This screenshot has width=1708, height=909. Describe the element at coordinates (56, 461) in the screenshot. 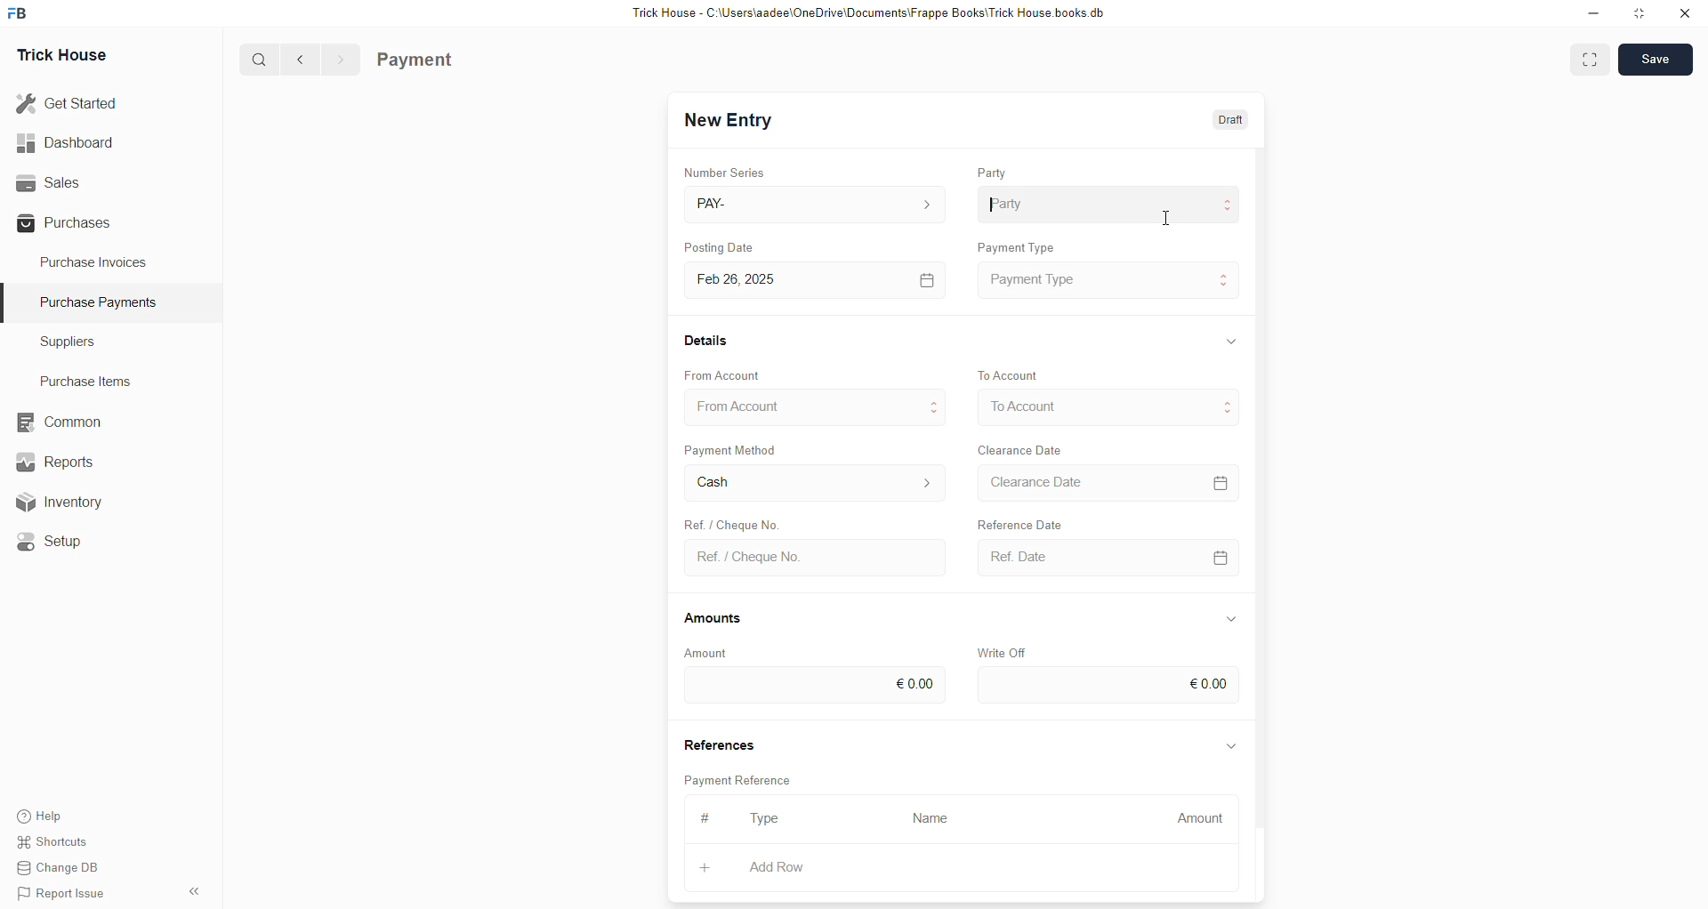

I see `Reports` at that location.